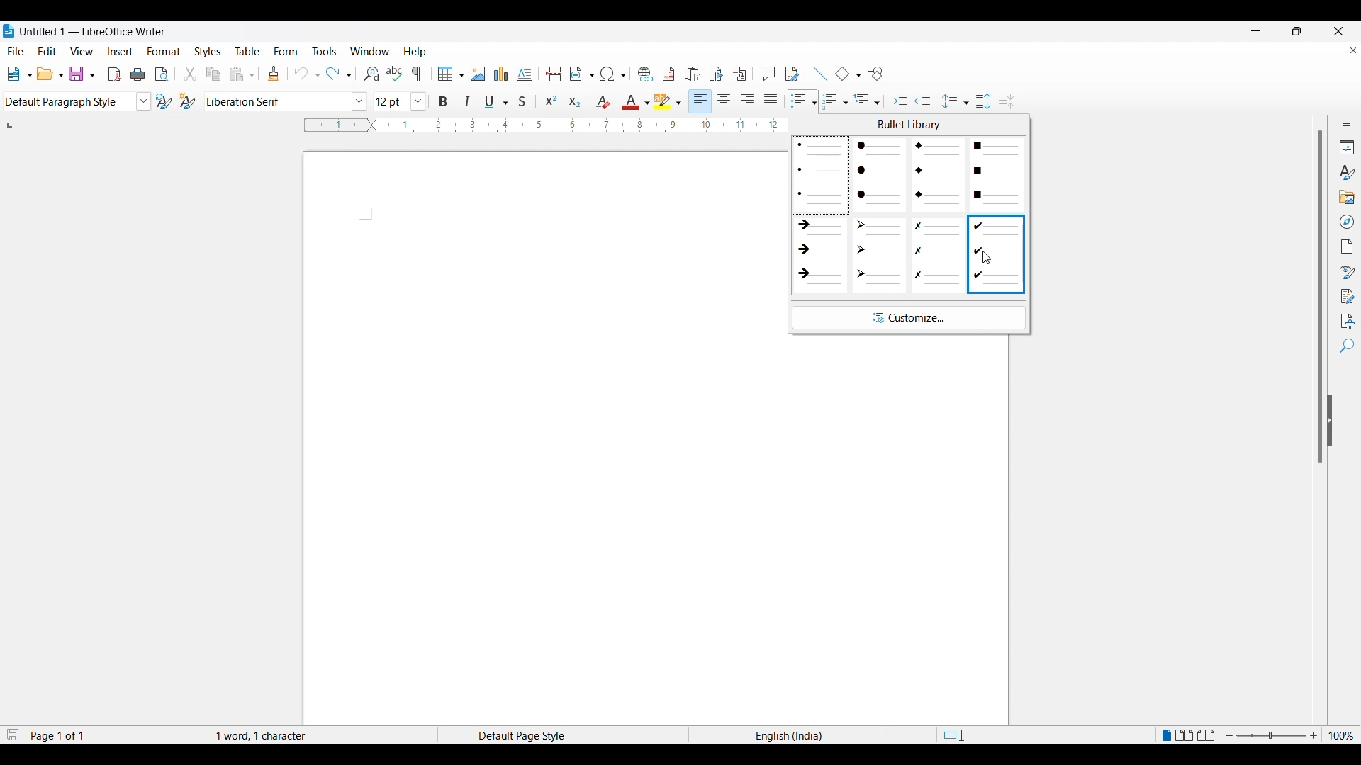 Image resolution: width=1361 pixels, height=765 pixels. I want to click on insert hyperlink, so click(644, 73).